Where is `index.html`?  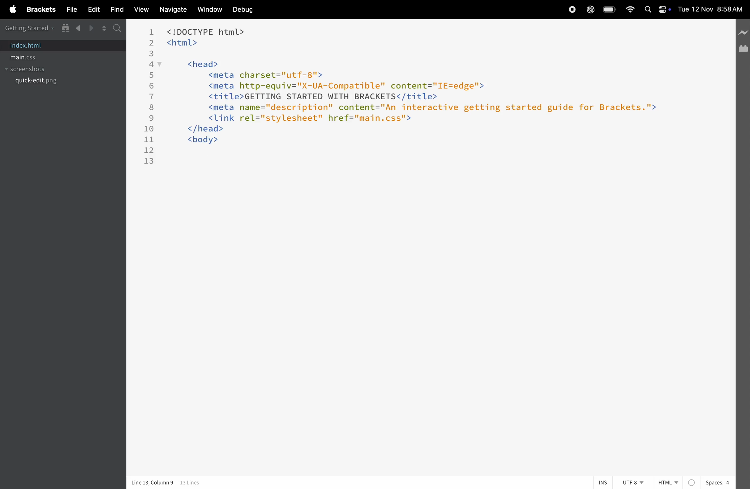
index.html is located at coordinates (28, 45).